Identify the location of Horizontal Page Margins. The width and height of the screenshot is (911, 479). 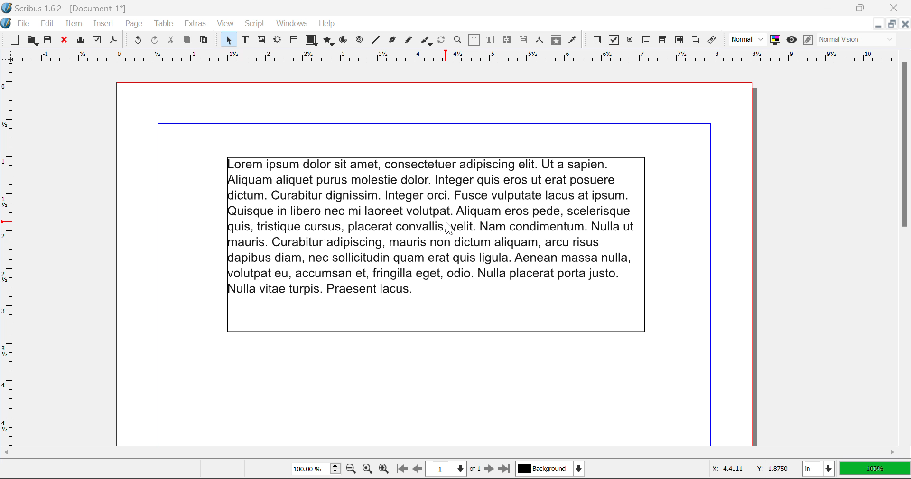
(12, 259).